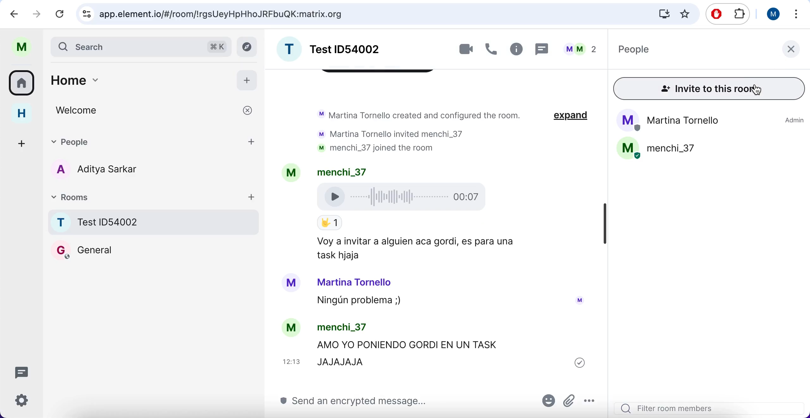  I want to click on expand, so click(574, 117).